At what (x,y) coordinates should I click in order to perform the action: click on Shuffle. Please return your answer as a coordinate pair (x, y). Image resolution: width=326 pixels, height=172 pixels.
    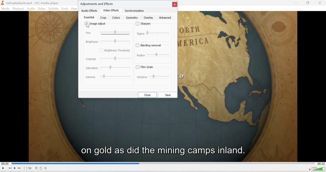
    Looking at the image, I should click on (45, 168).